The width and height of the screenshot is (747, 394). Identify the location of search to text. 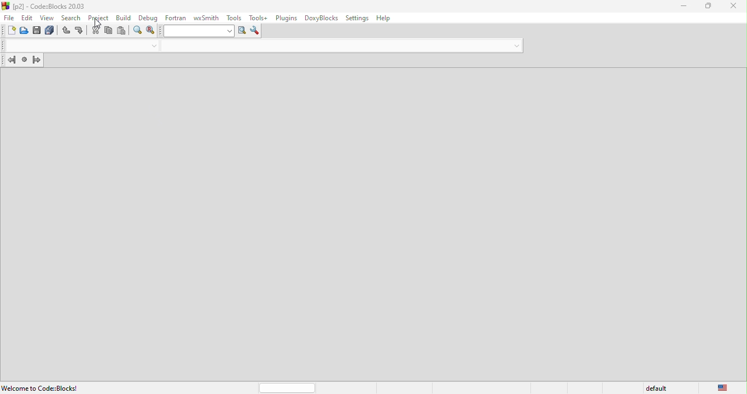
(196, 32).